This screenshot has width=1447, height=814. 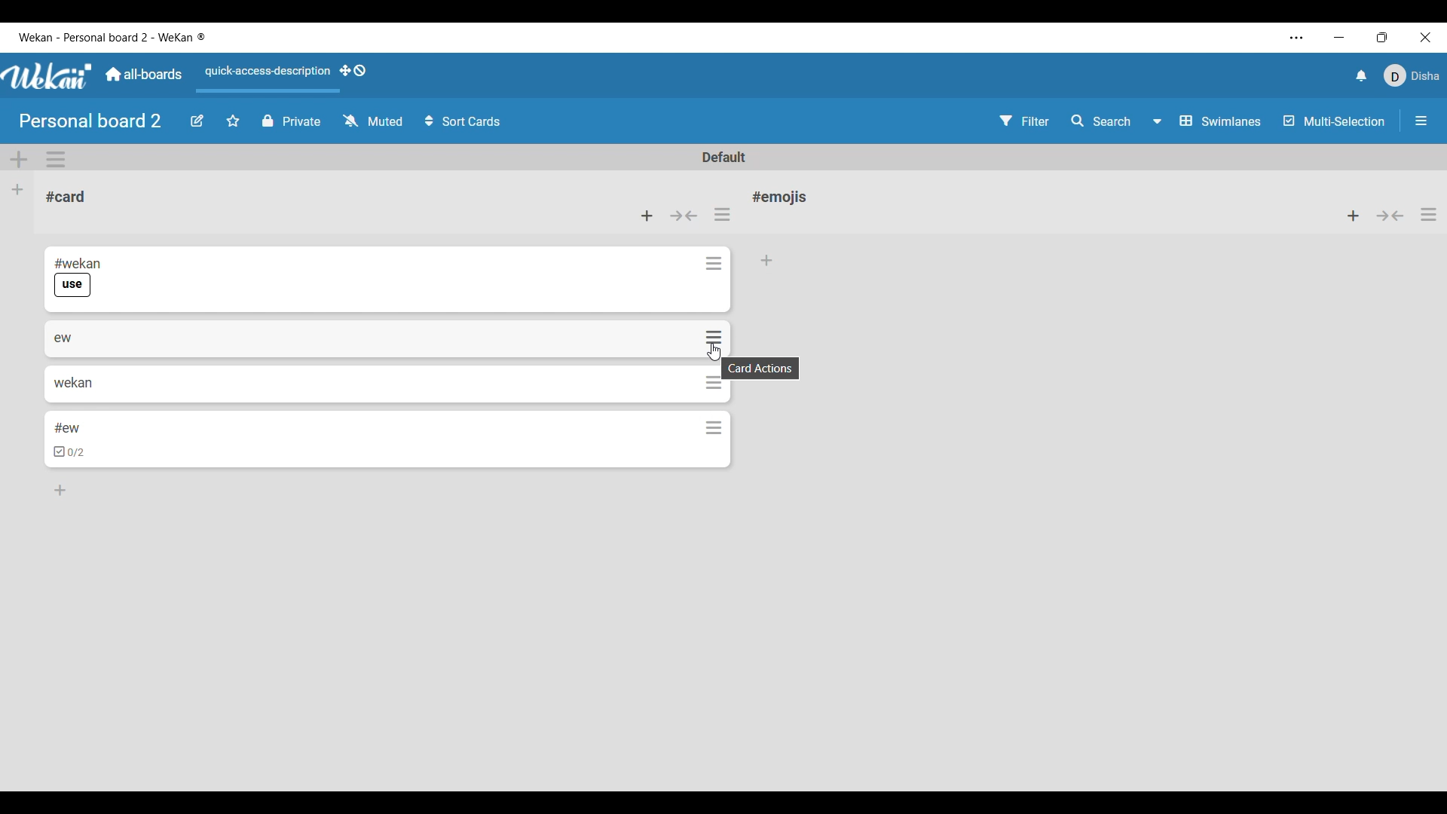 What do you see at coordinates (1338, 38) in the screenshot?
I see `Minimize` at bounding box center [1338, 38].